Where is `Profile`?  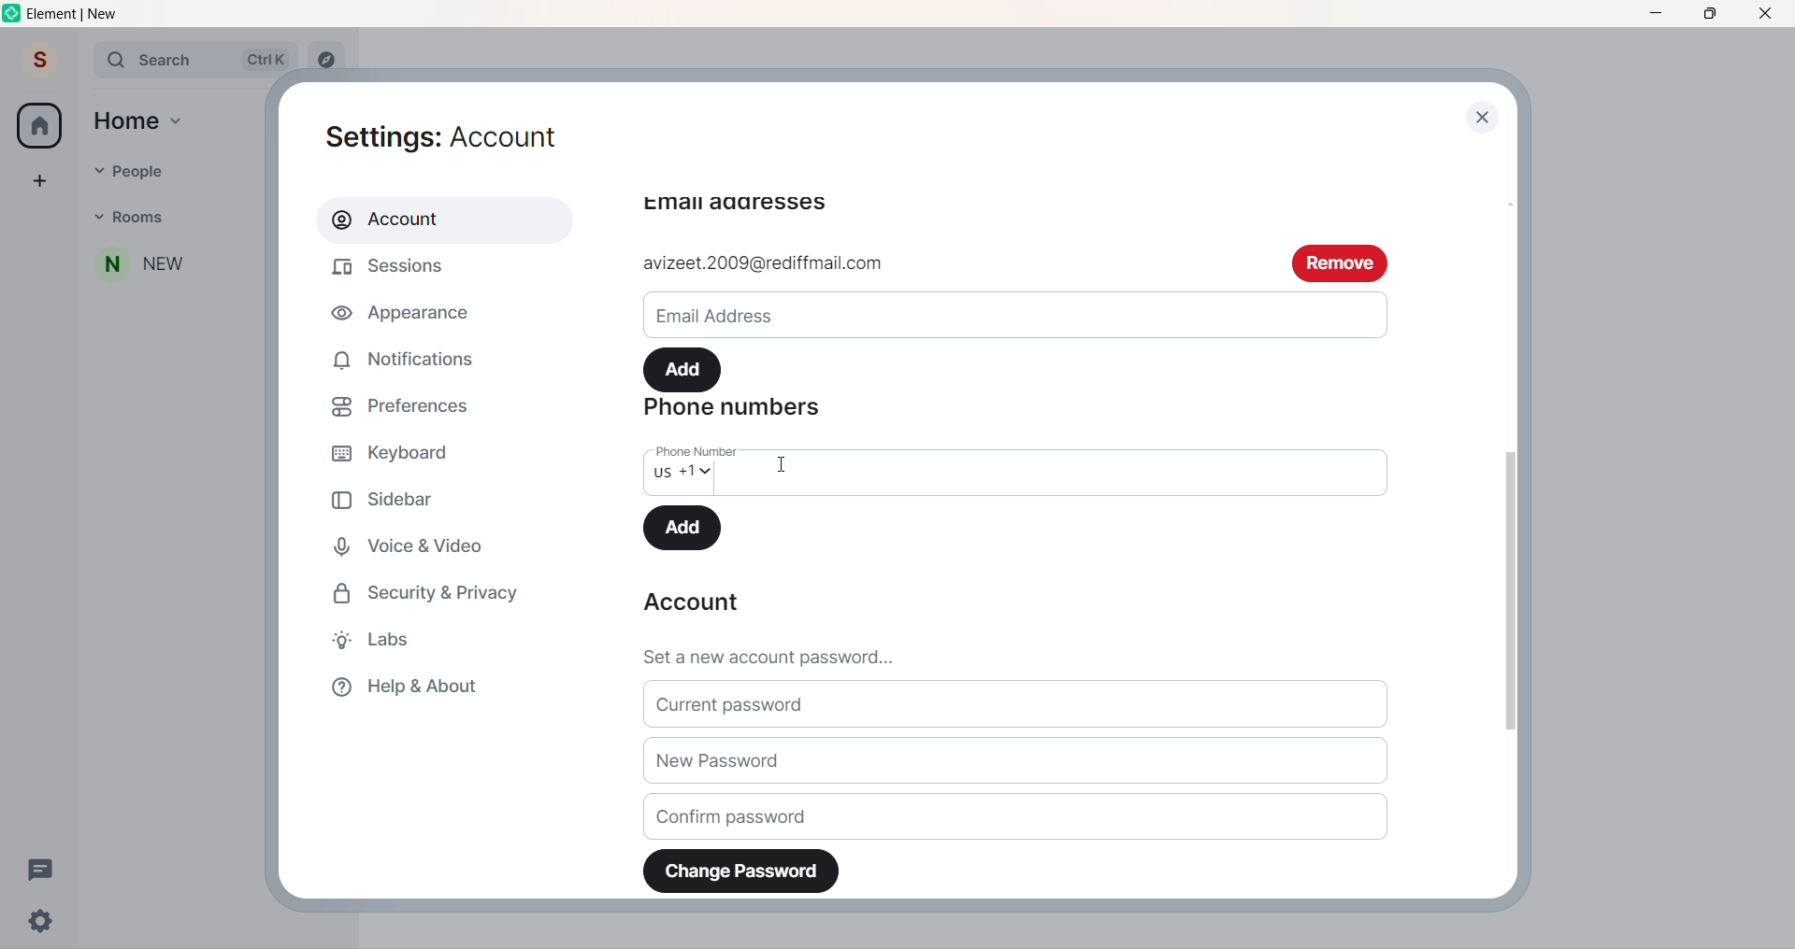 Profile is located at coordinates (36, 62).